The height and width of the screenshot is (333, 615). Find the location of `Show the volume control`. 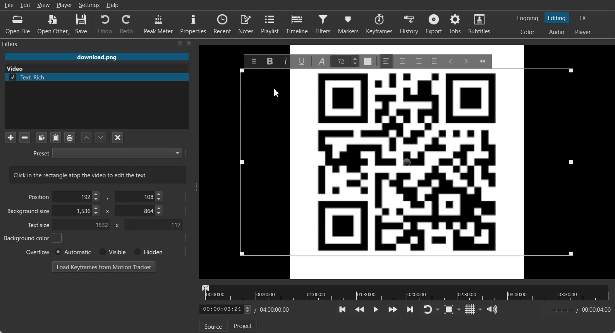

Show the volume control is located at coordinates (492, 310).